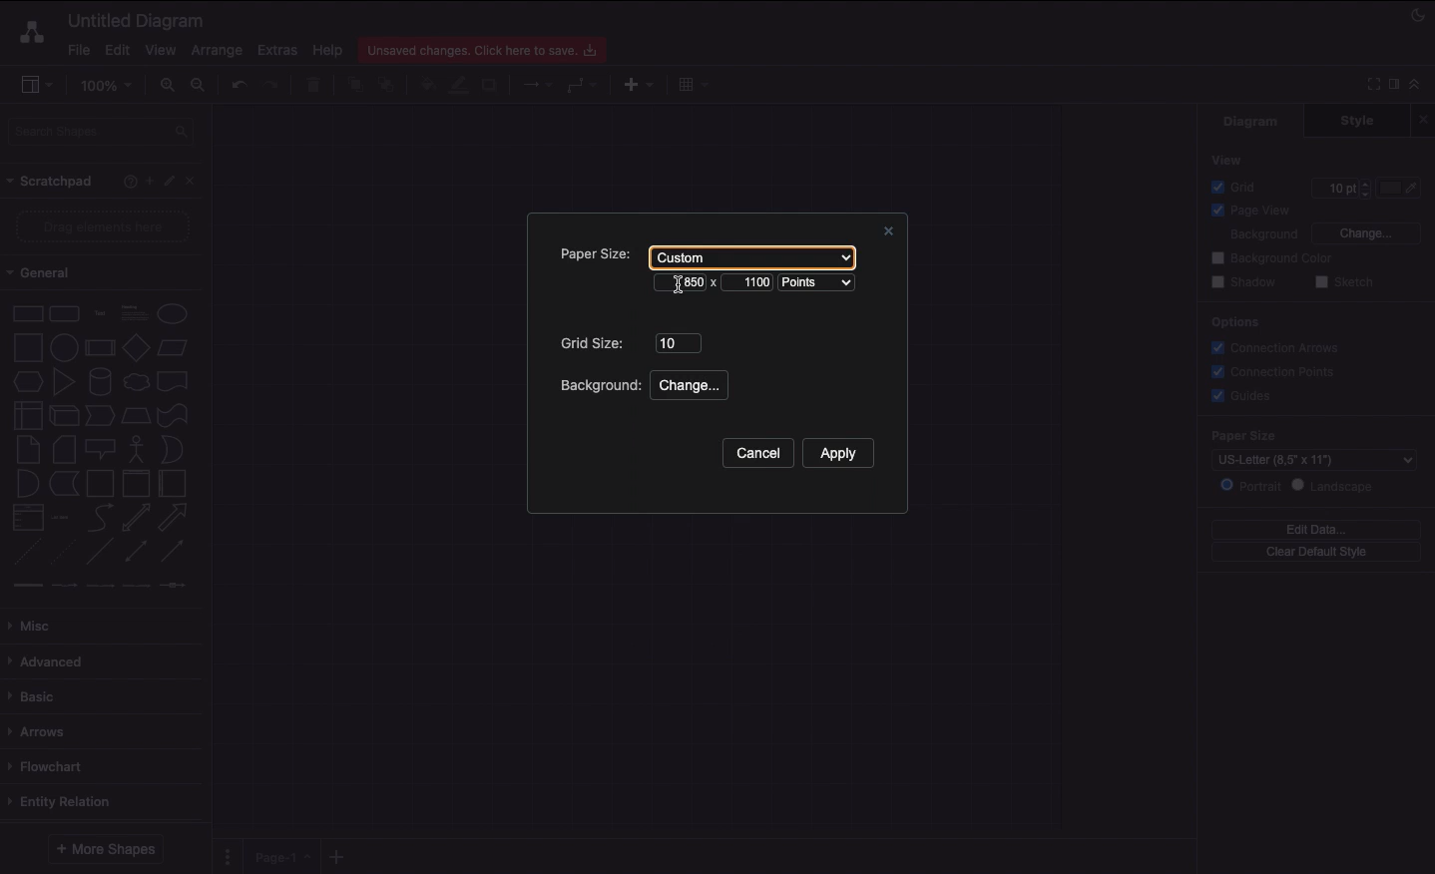  I want to click on Search shapes, so click(103, 135).